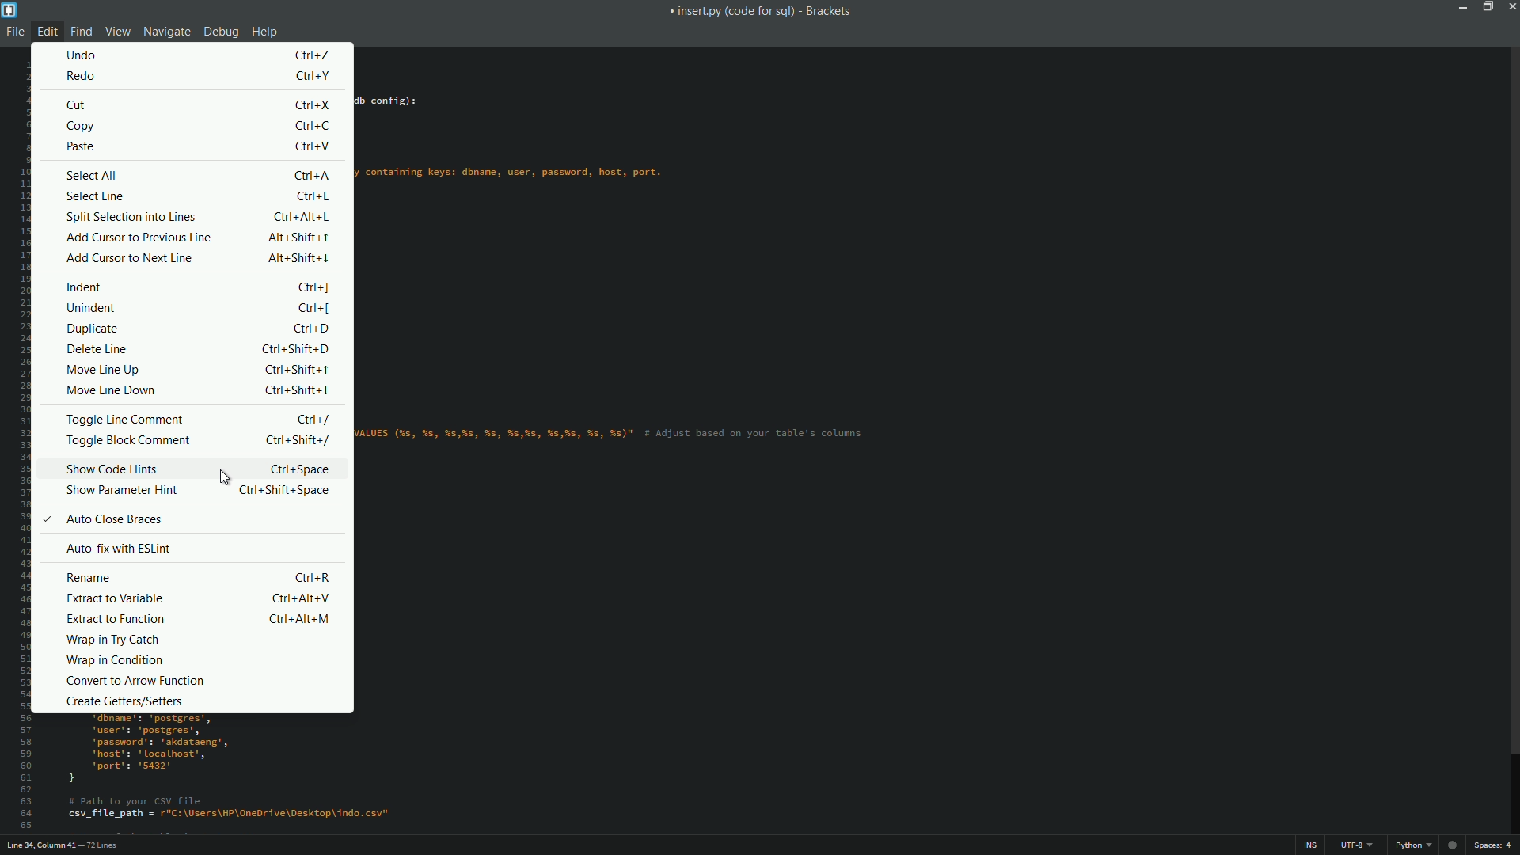 This screenshot has width=1520, height=855. I want to click on extract to variable, so click(115, 599).